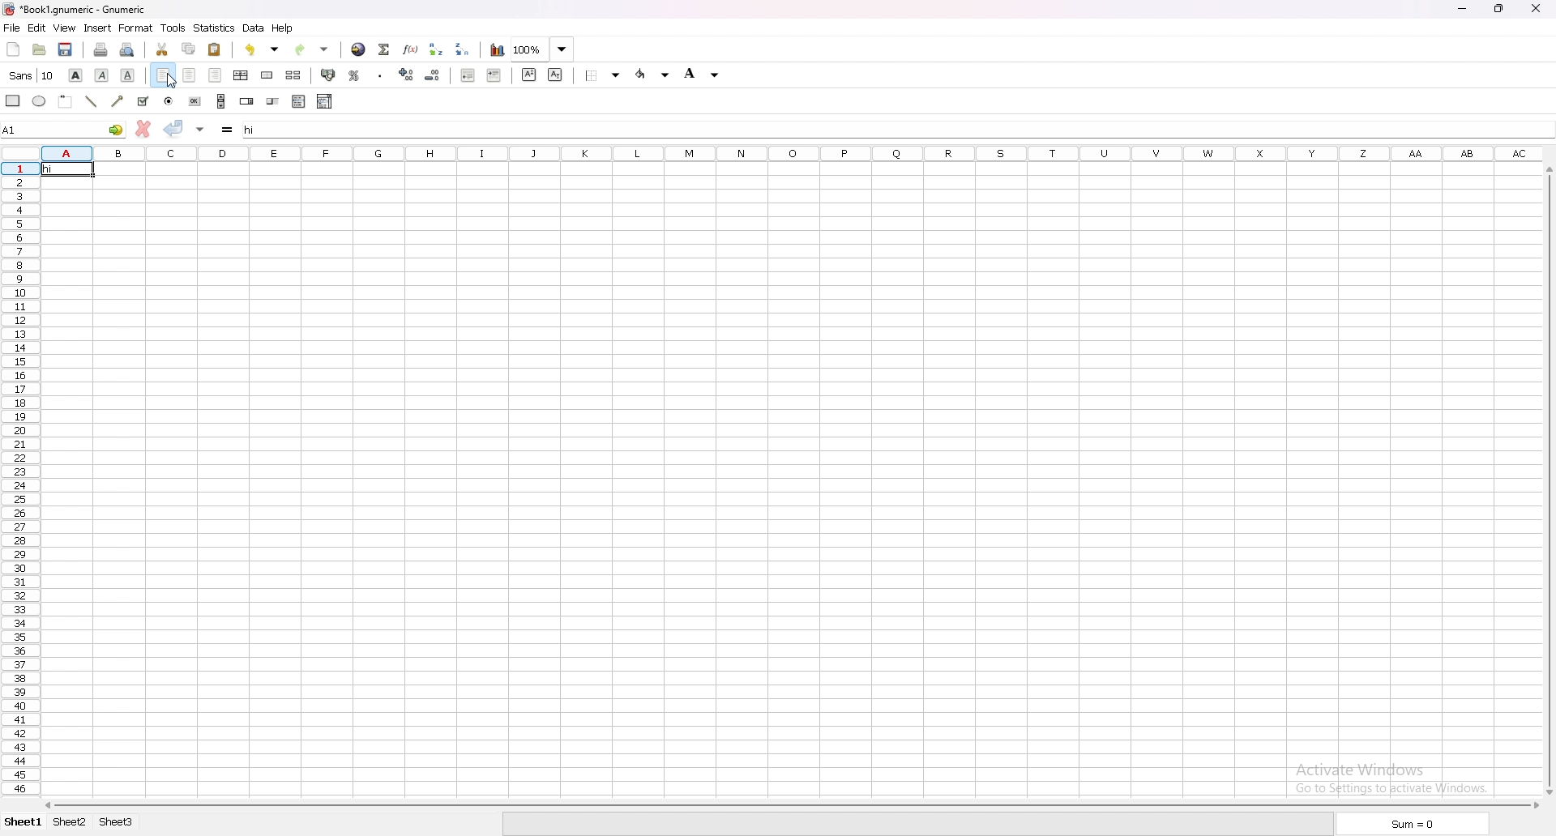  What do you see at coordinates (173, 28) in the screenshot?
I see `tools` at bounding box center [173, 28].